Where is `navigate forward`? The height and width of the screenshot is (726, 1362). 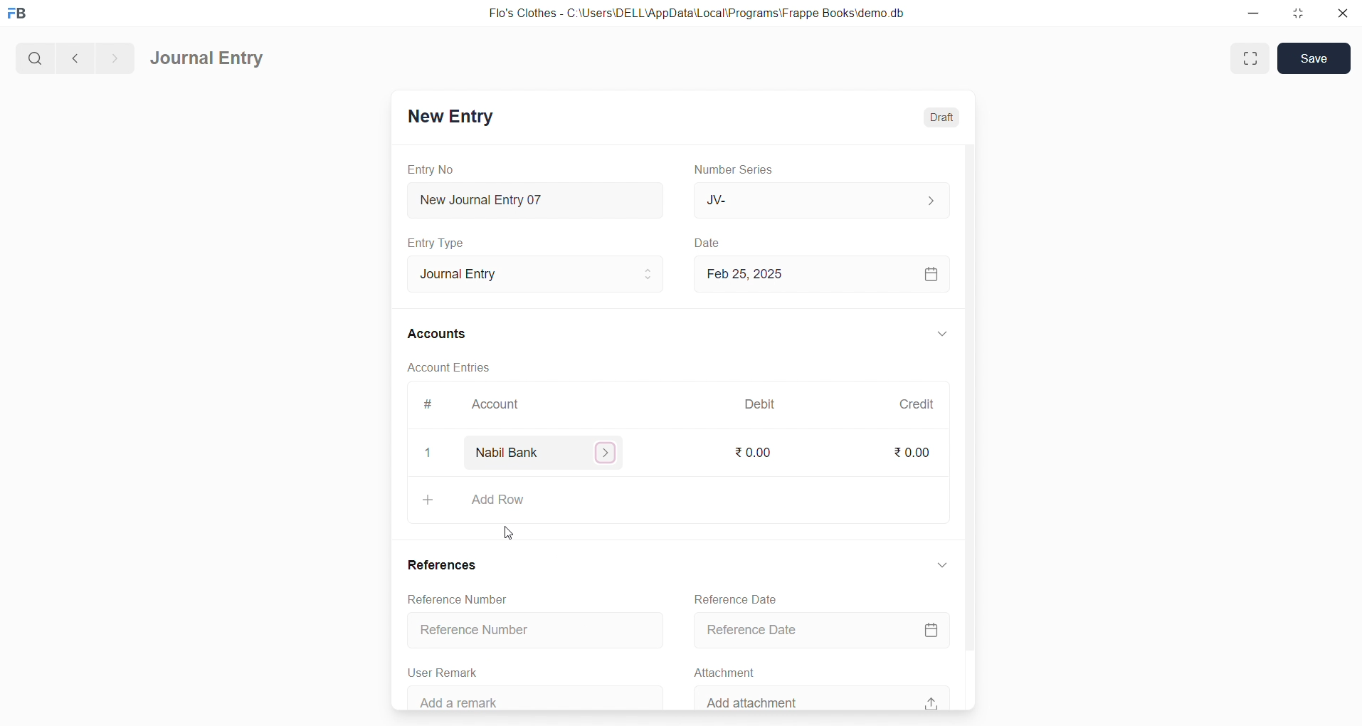
navigate forward is located at coordinates (115, 56).